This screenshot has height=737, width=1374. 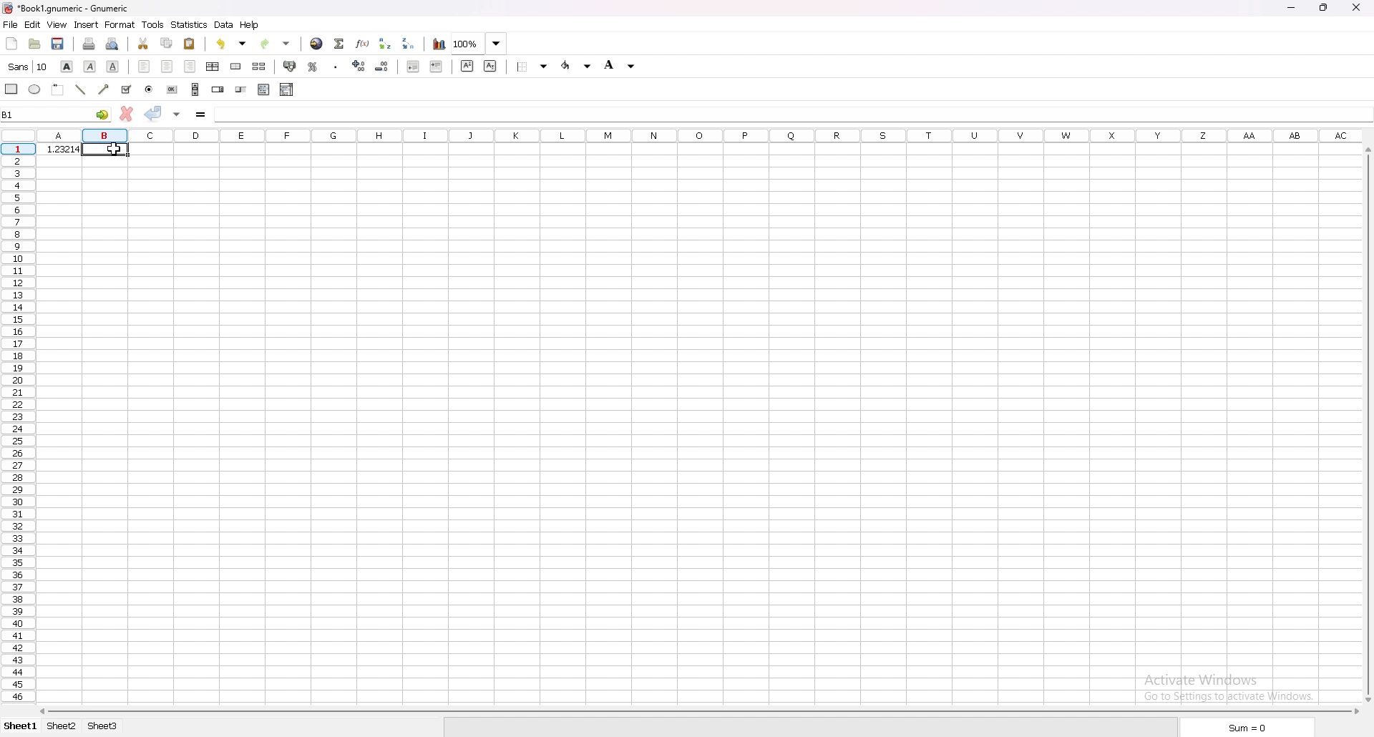 I want to click on merge cells, so click(x=235, y=66).